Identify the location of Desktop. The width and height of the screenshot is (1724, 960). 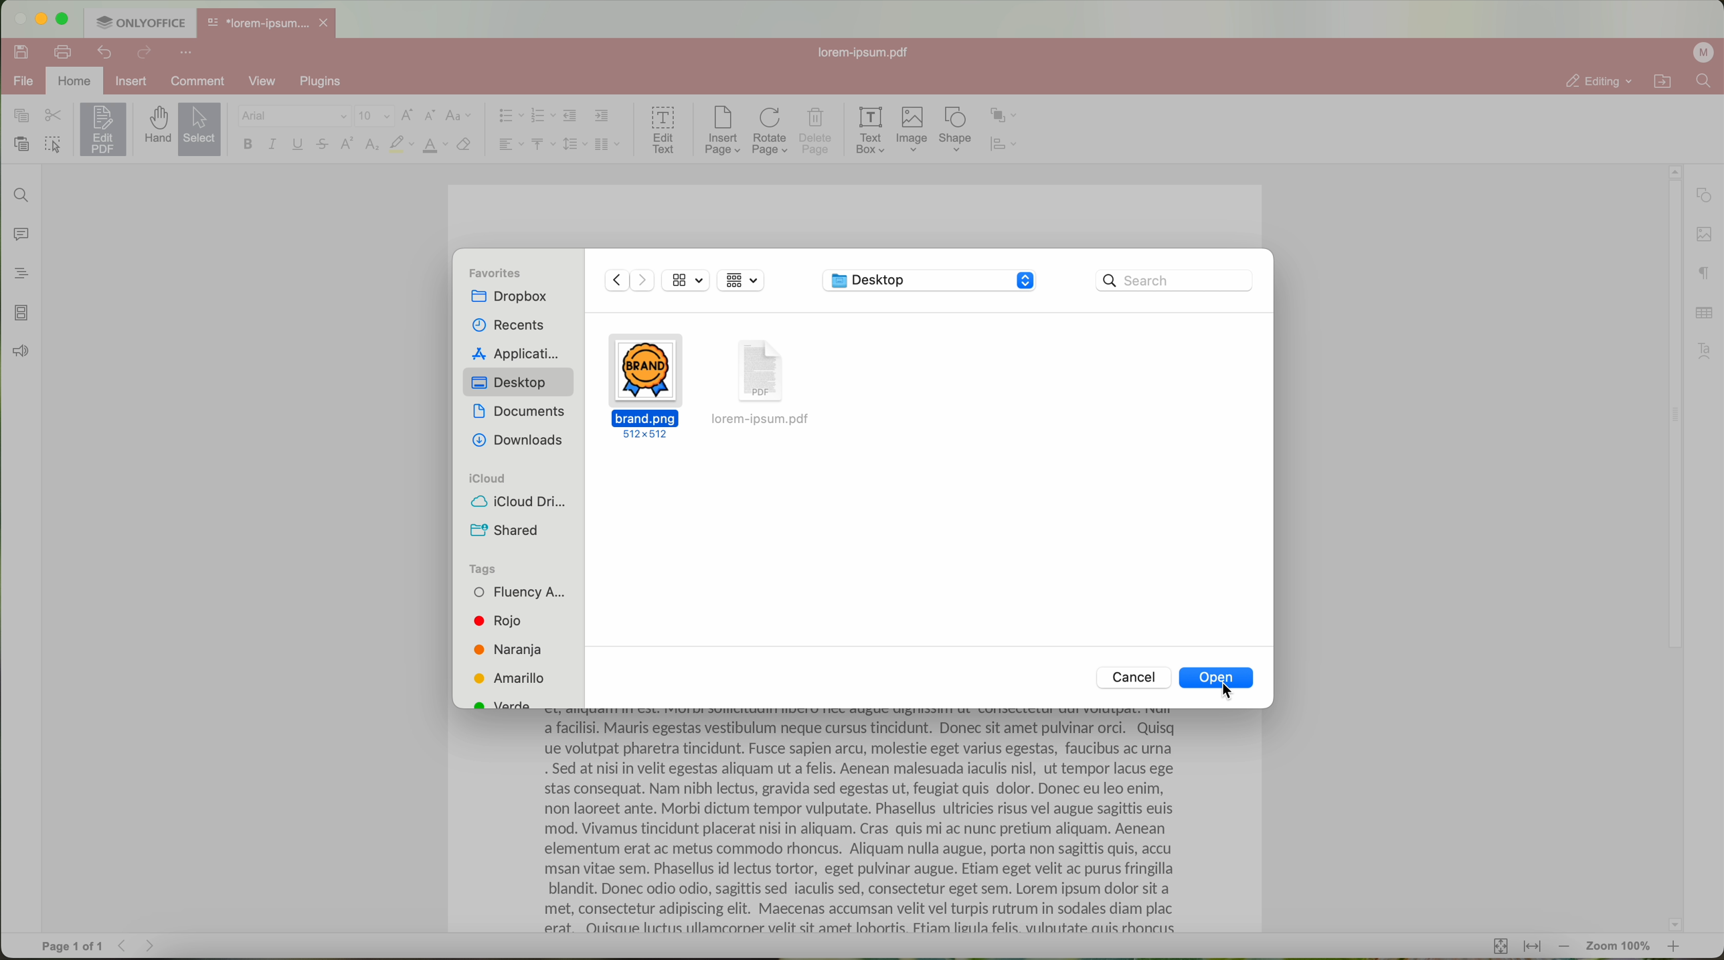
(902, 279).